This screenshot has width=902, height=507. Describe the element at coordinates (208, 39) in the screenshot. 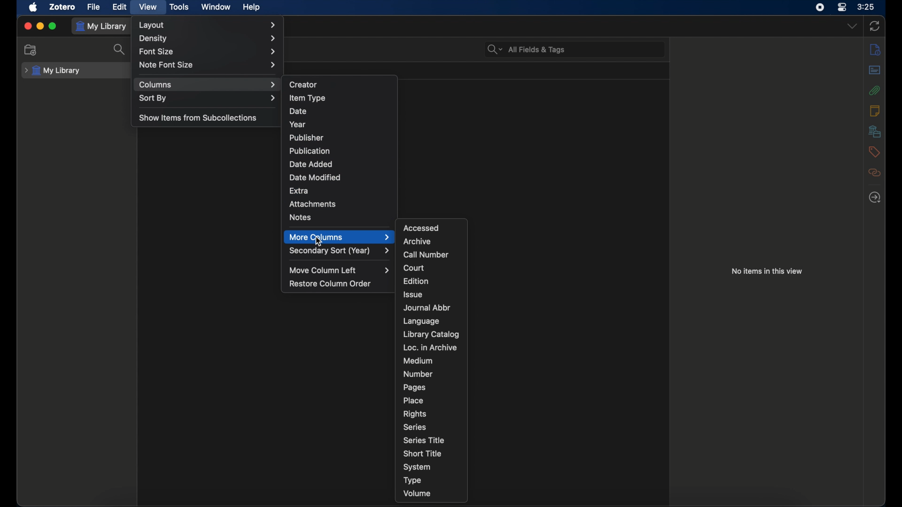

I see `density` at that location.